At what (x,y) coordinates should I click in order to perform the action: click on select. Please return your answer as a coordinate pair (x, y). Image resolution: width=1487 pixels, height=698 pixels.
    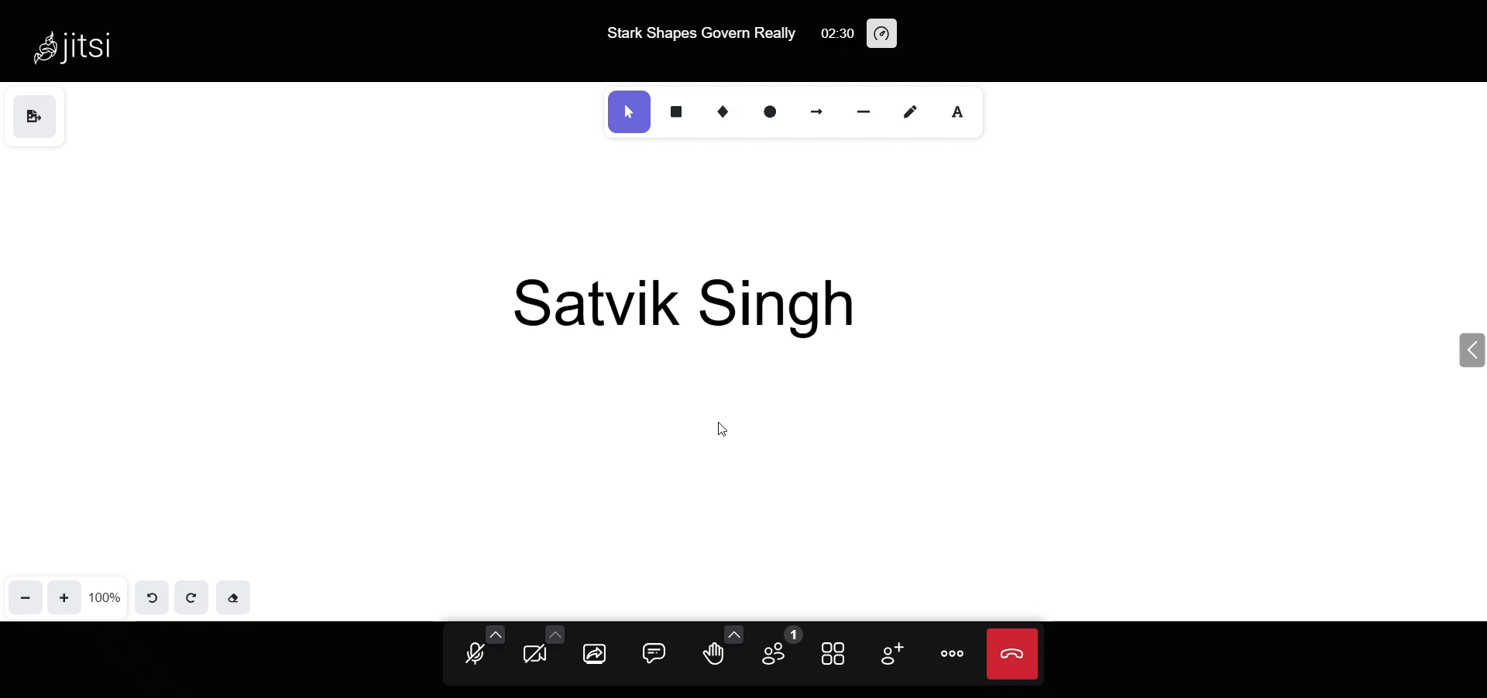
    Looking at the image, I should click on (629, 112).